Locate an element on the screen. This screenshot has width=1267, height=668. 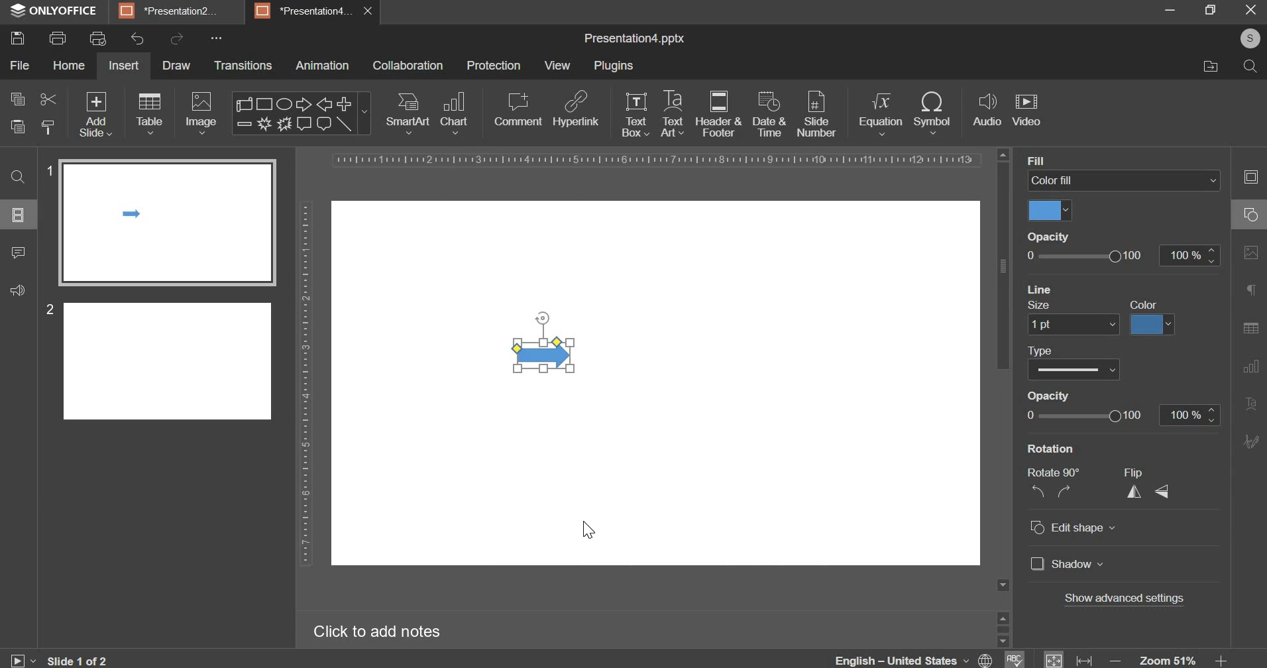
 is located at coordinates (1081, 419).